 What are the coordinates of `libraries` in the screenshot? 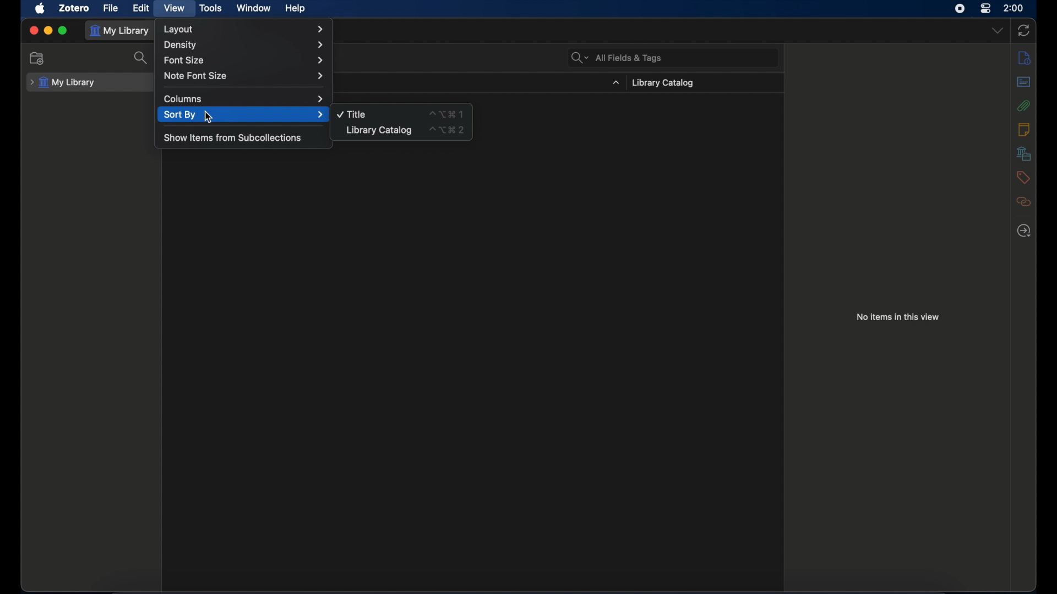 It's located at (1025, 155).